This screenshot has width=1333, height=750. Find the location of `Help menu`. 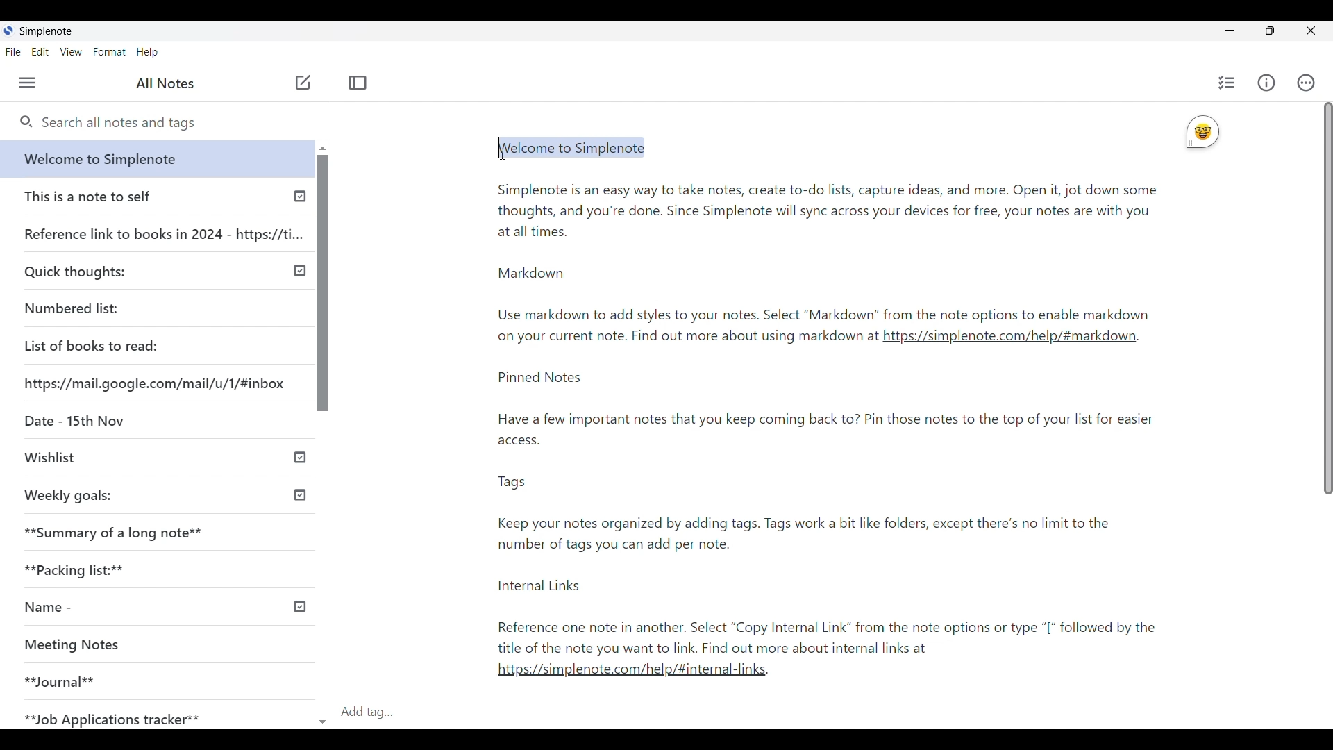

Help menu is located at coordinates (147, 52).